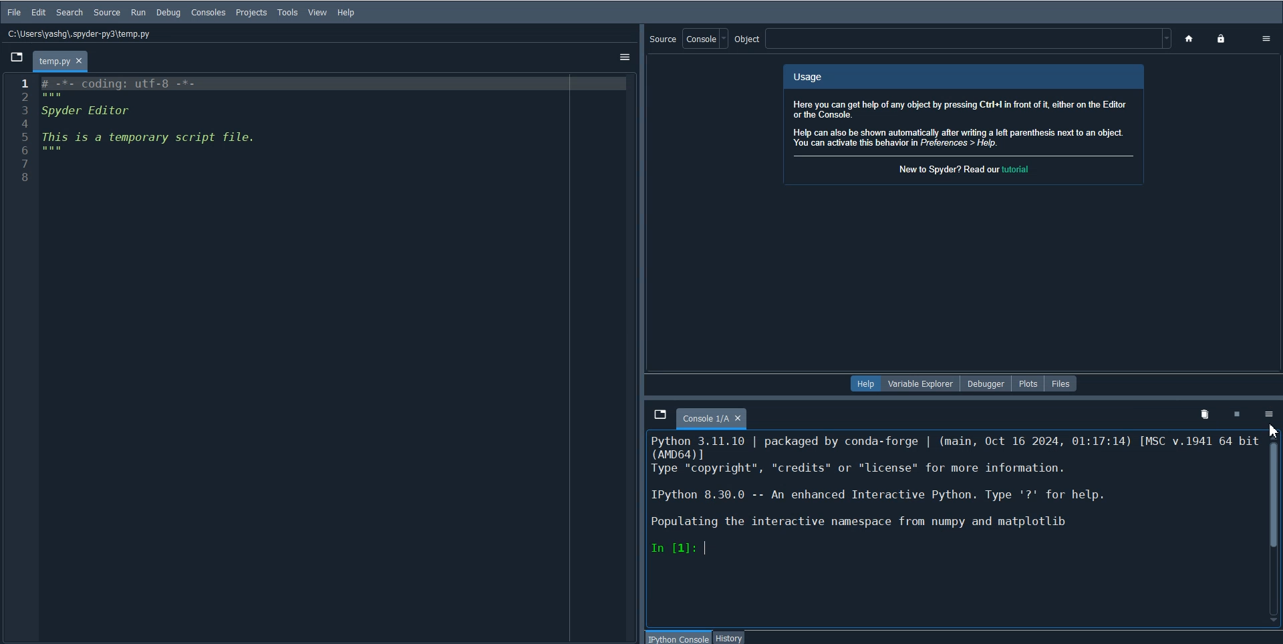 The height and width of the screenshot is (644, 1283). I want to click on Consoles, so click(208, 12).